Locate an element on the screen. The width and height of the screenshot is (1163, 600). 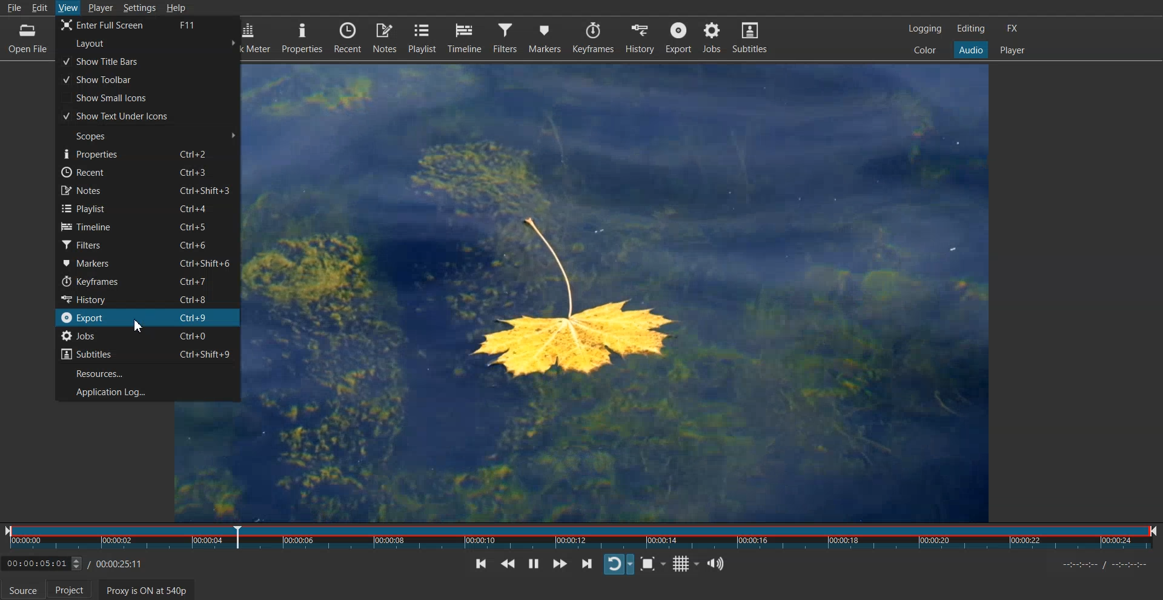
Enter Full Screen is located at coordinates (147, 25).